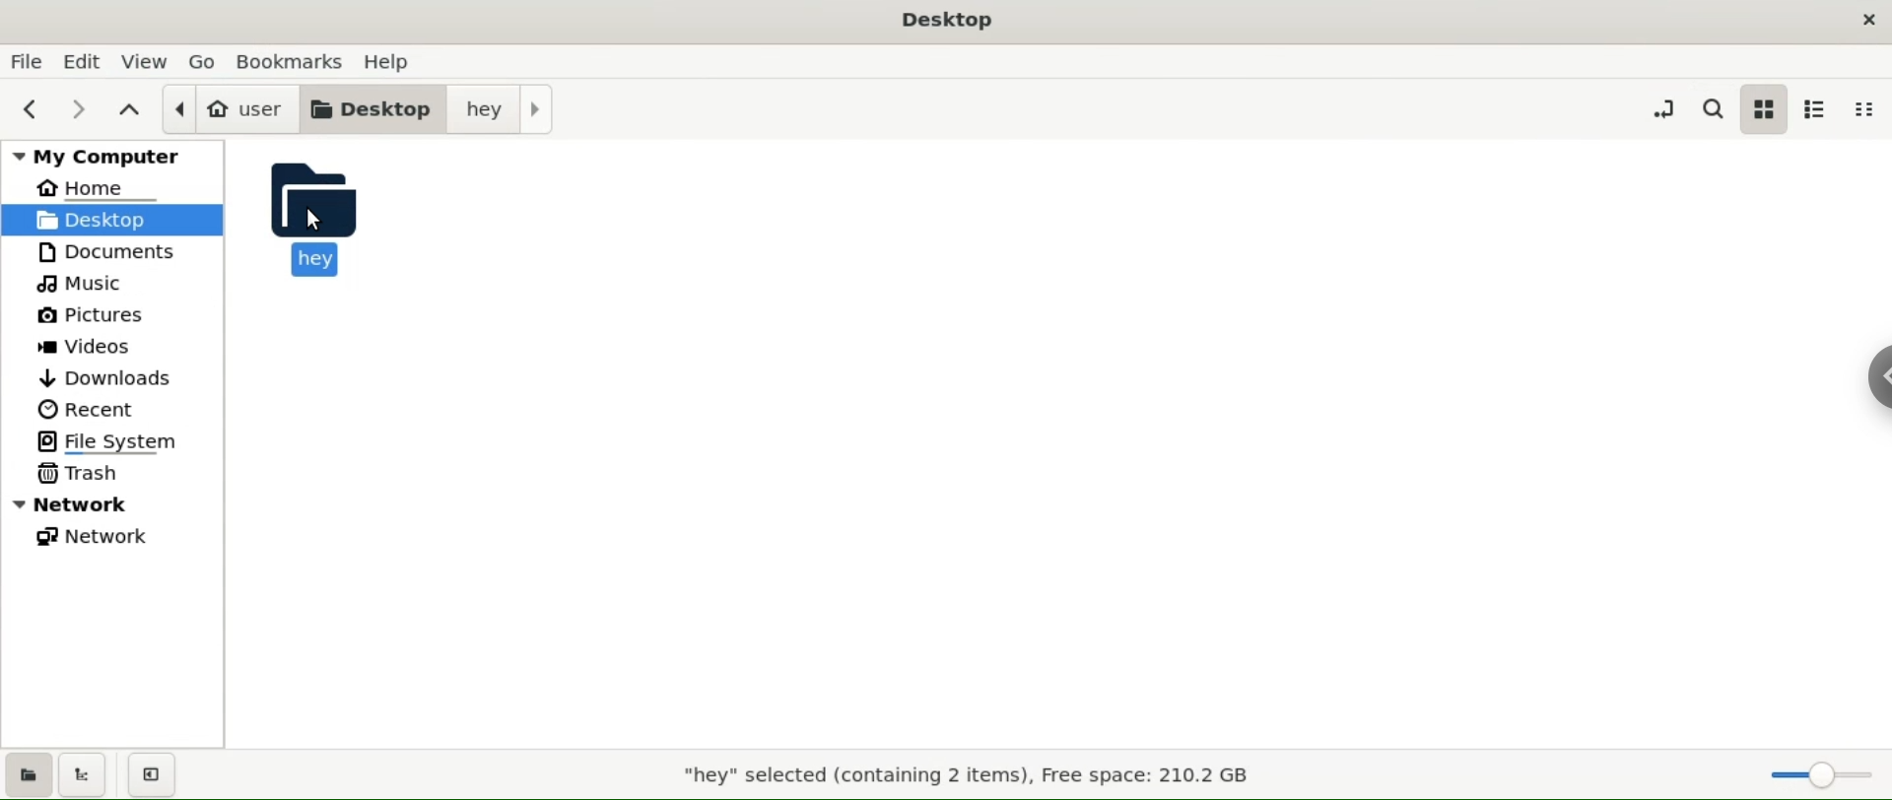  What do you see at coordinates (86, 348) in the screenshot?
I see `videos` at bounding box center [86, 348].